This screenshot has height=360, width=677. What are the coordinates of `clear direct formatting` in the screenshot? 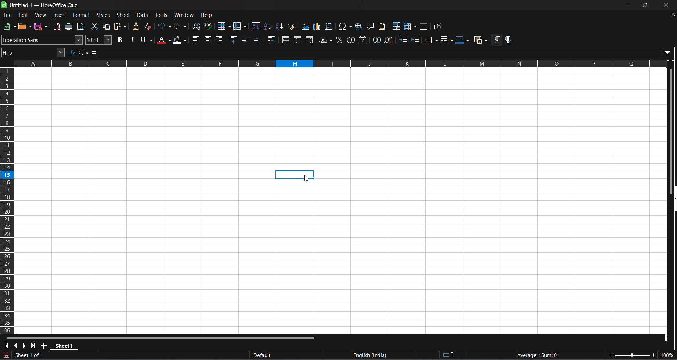 It's located at (149, 26).